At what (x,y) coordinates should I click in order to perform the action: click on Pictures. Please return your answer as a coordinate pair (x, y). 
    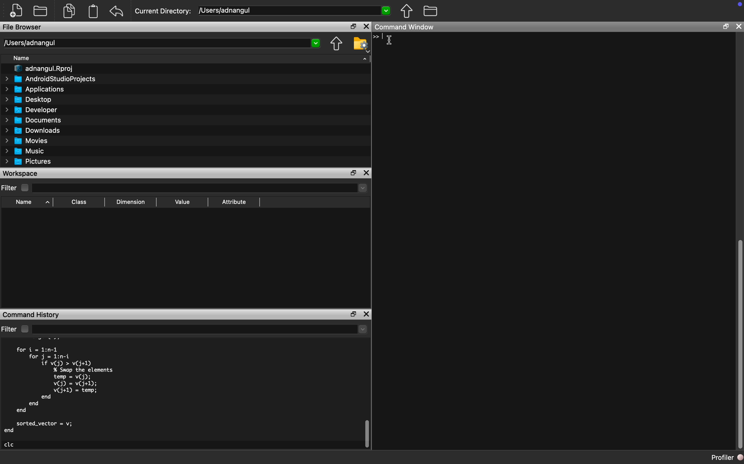
    Looking at the image, I should click on (29, 162).